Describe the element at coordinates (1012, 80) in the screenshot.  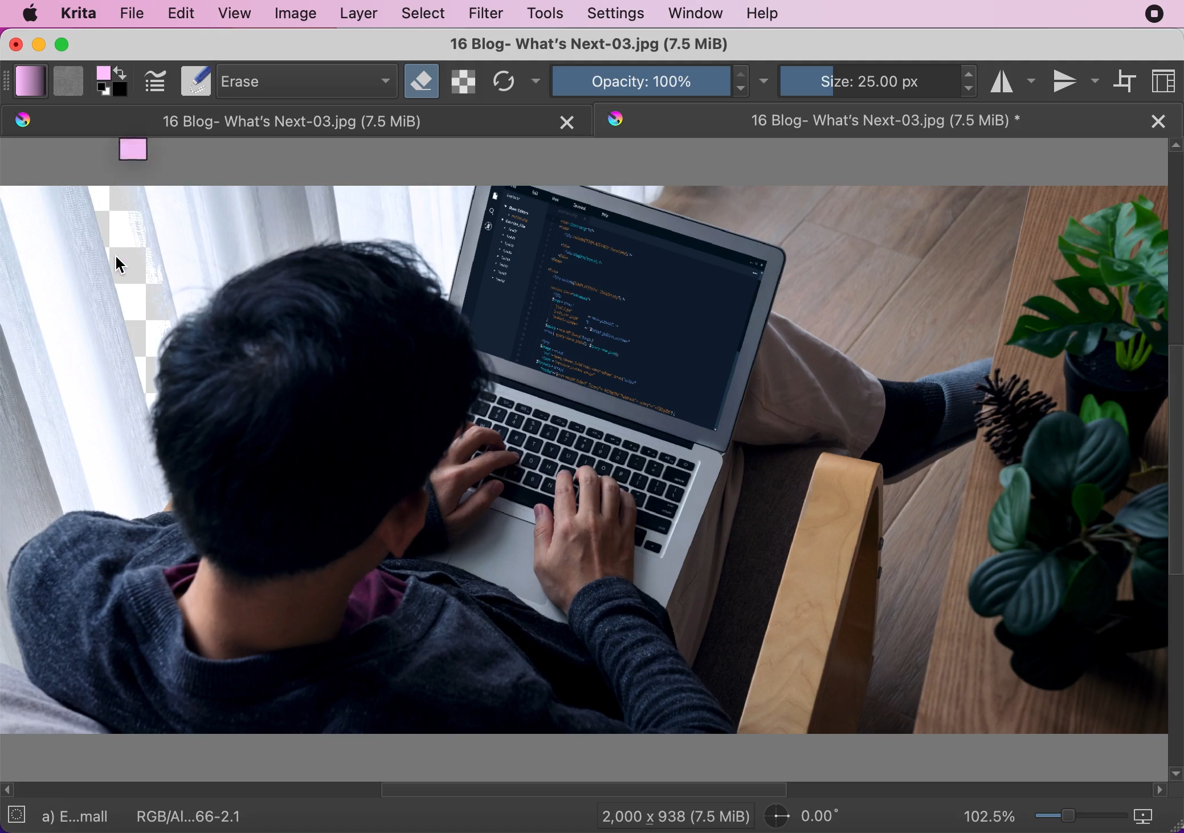
I see `horizontal mirror tool` at that location.